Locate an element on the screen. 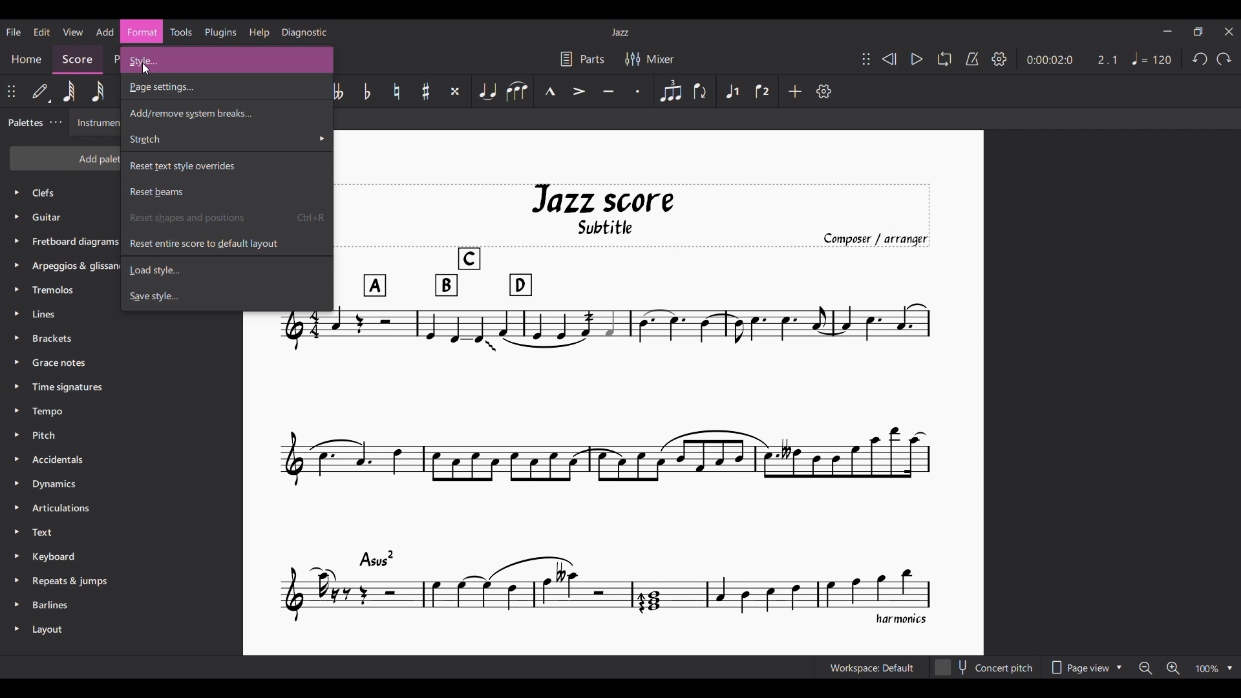  Accidentals is located at coordinates (61, 459).